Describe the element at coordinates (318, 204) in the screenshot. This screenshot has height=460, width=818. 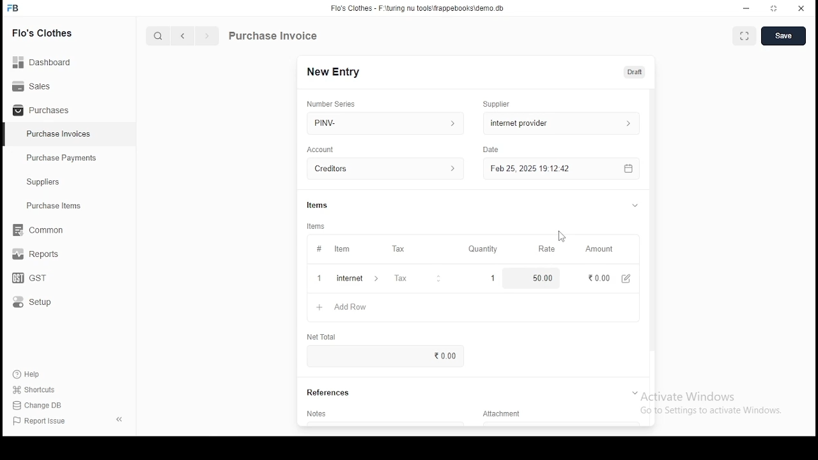
I see `Items` at that location.